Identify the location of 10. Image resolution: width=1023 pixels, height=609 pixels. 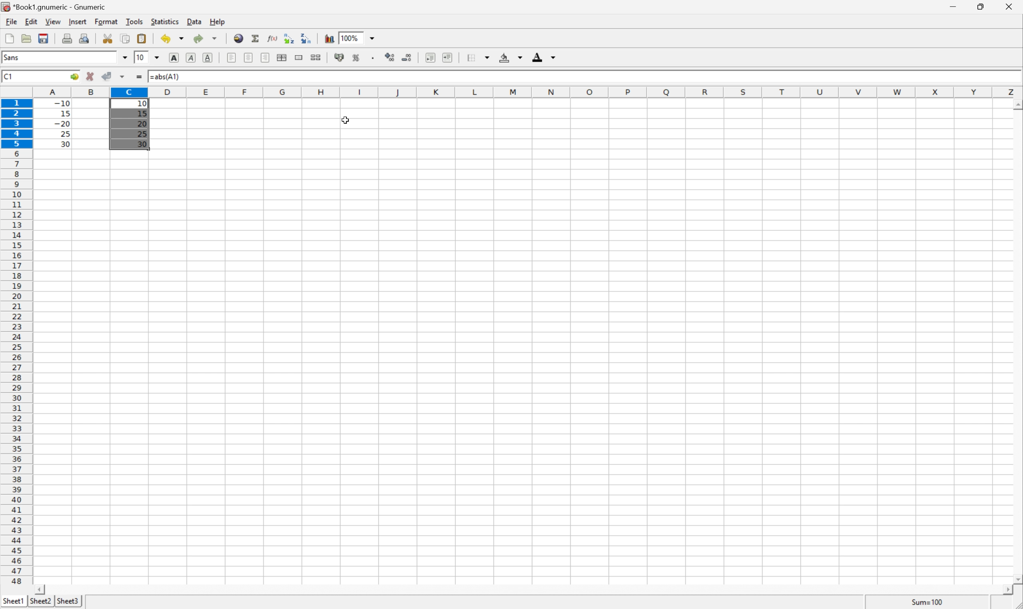
(142, 104).